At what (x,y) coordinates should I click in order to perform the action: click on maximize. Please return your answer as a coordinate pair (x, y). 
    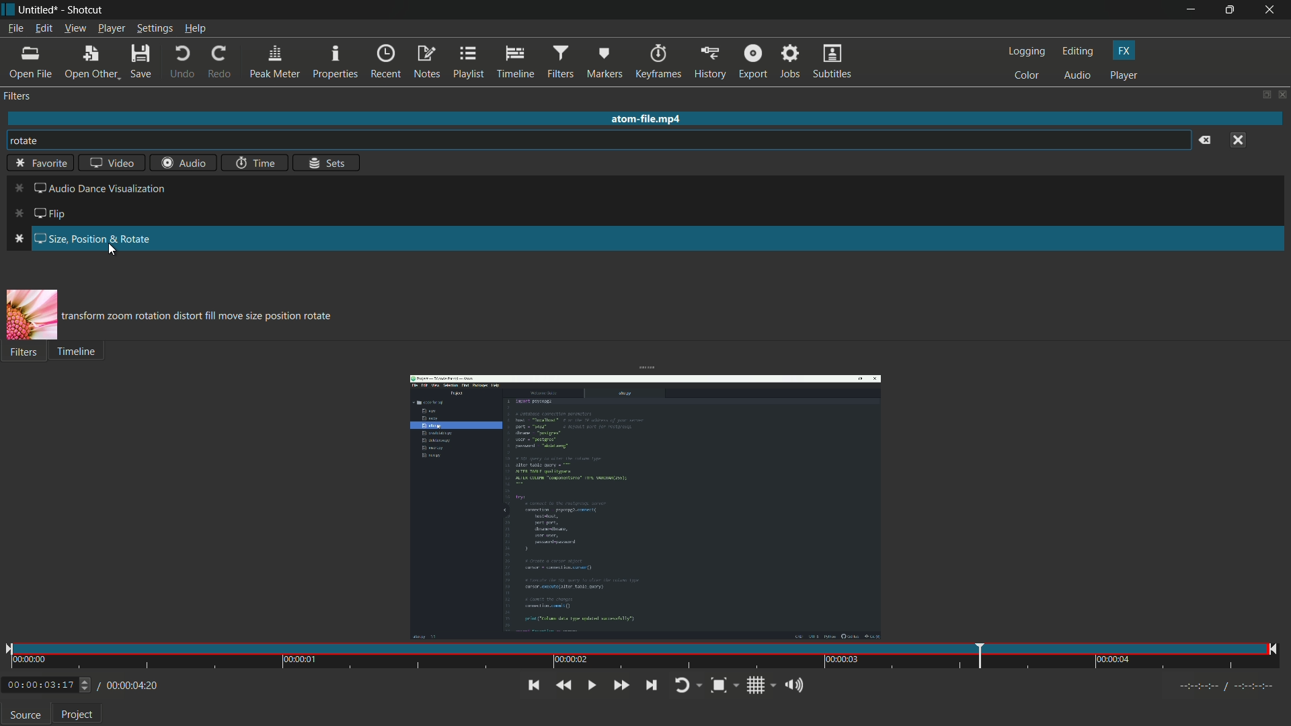
    Looking at the image, I should click on (1233, 10).